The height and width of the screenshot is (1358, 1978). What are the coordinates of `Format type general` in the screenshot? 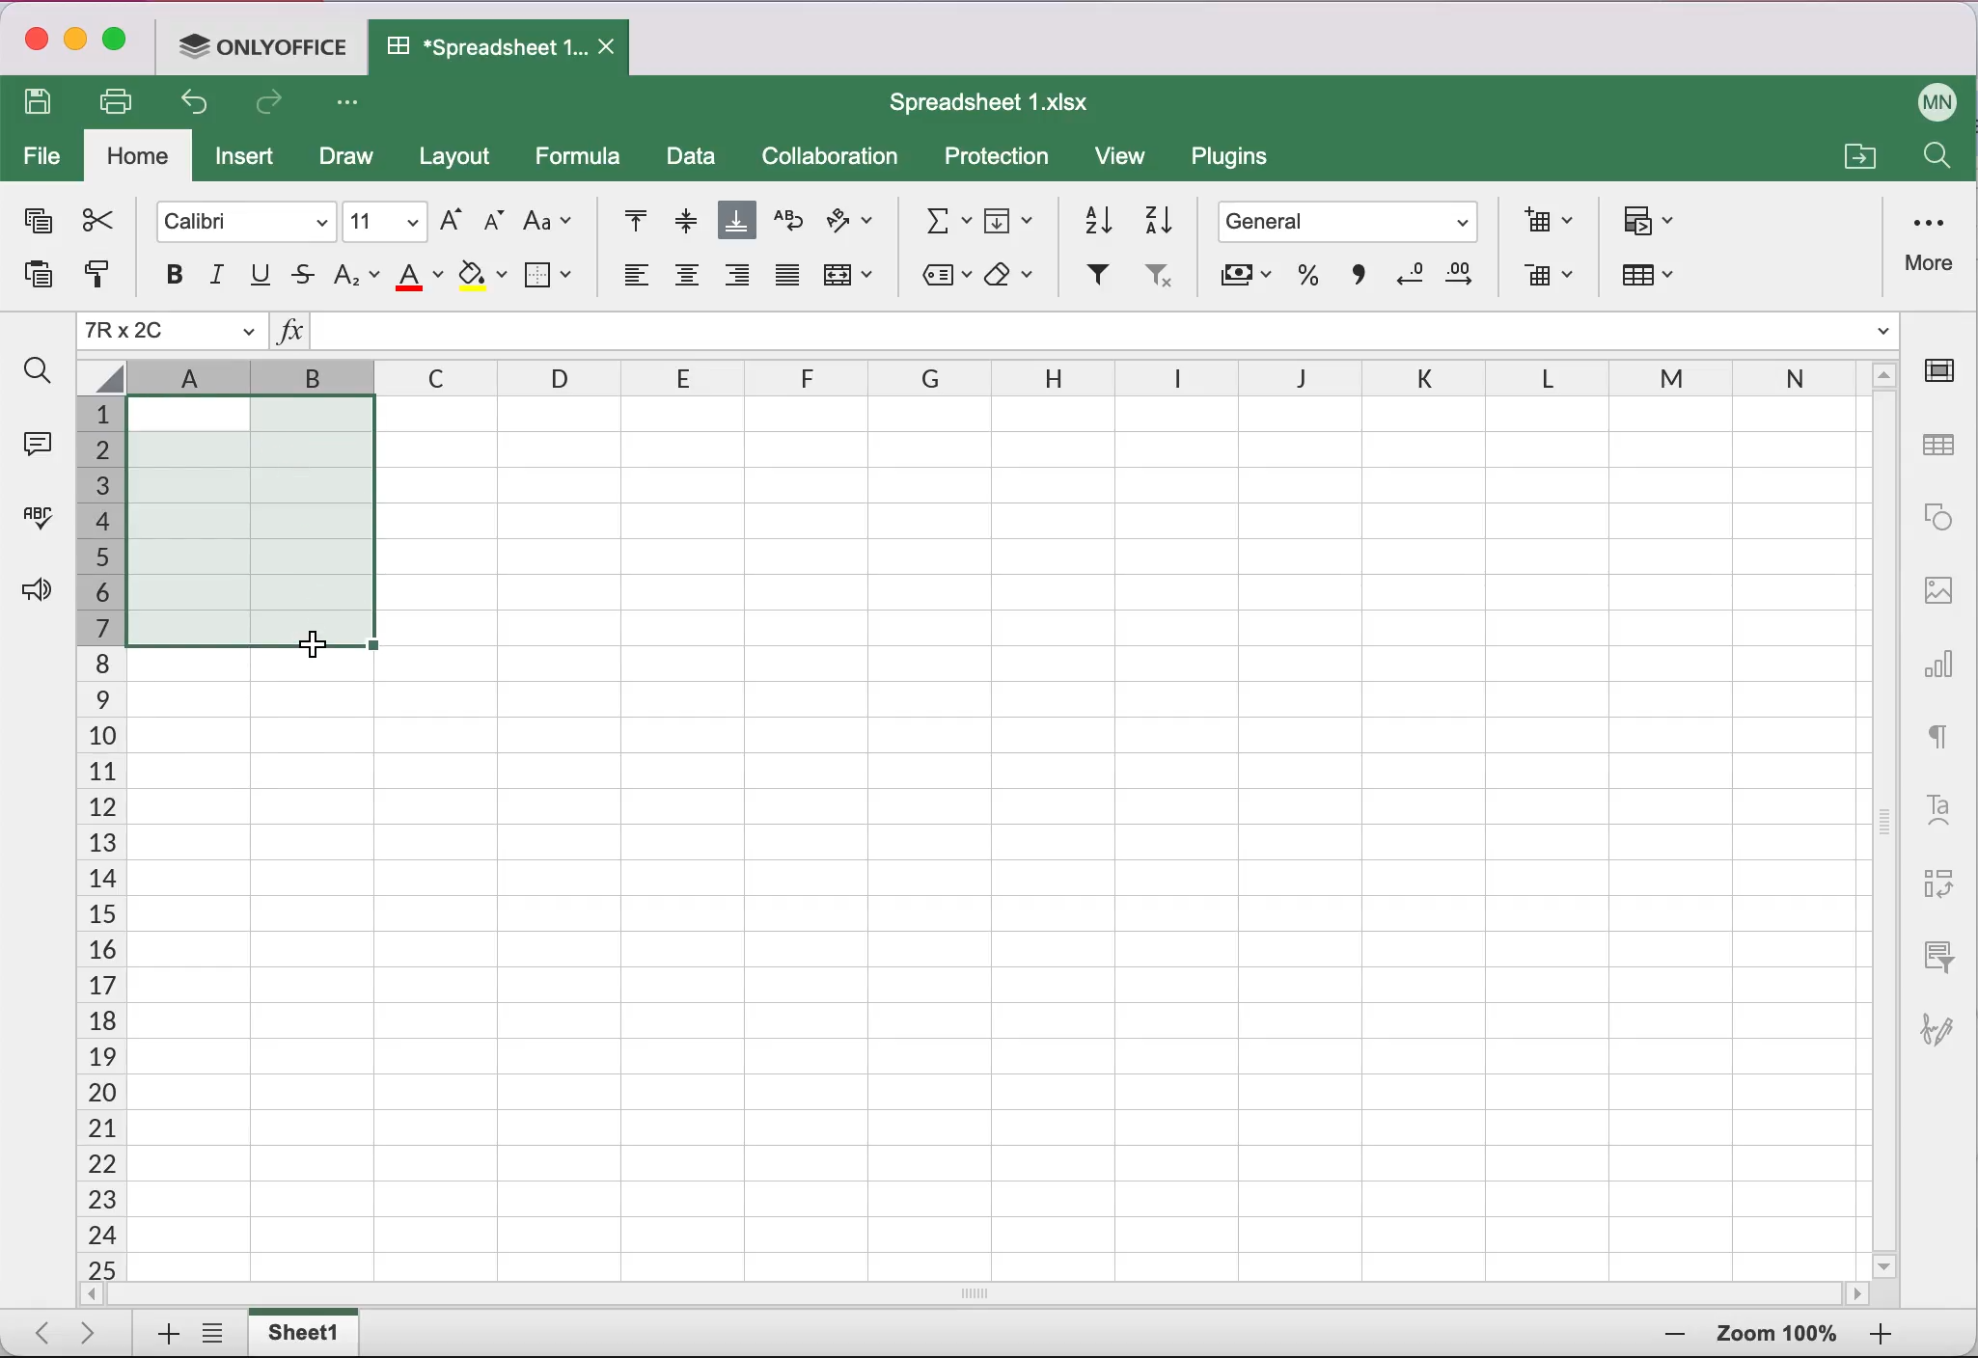 It's located at (1353, 225).